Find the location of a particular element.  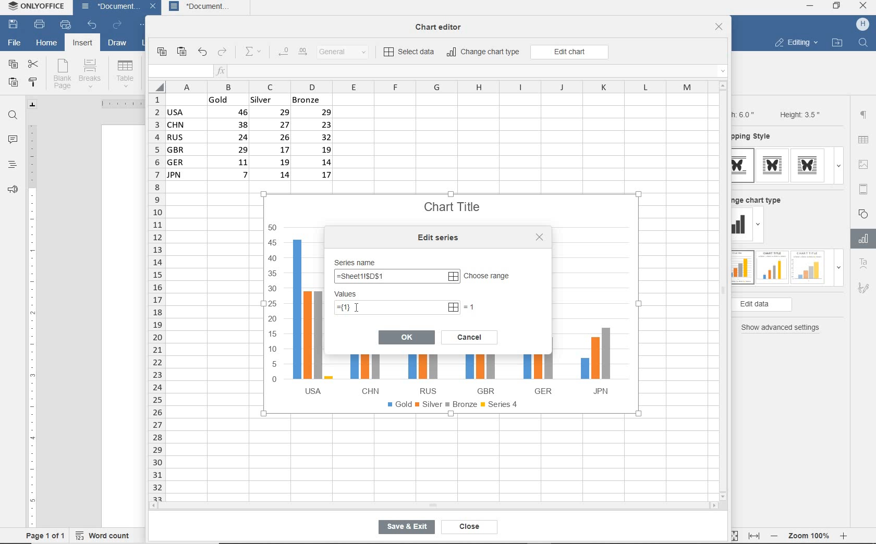

minimize is located at coordinates (810, 6).